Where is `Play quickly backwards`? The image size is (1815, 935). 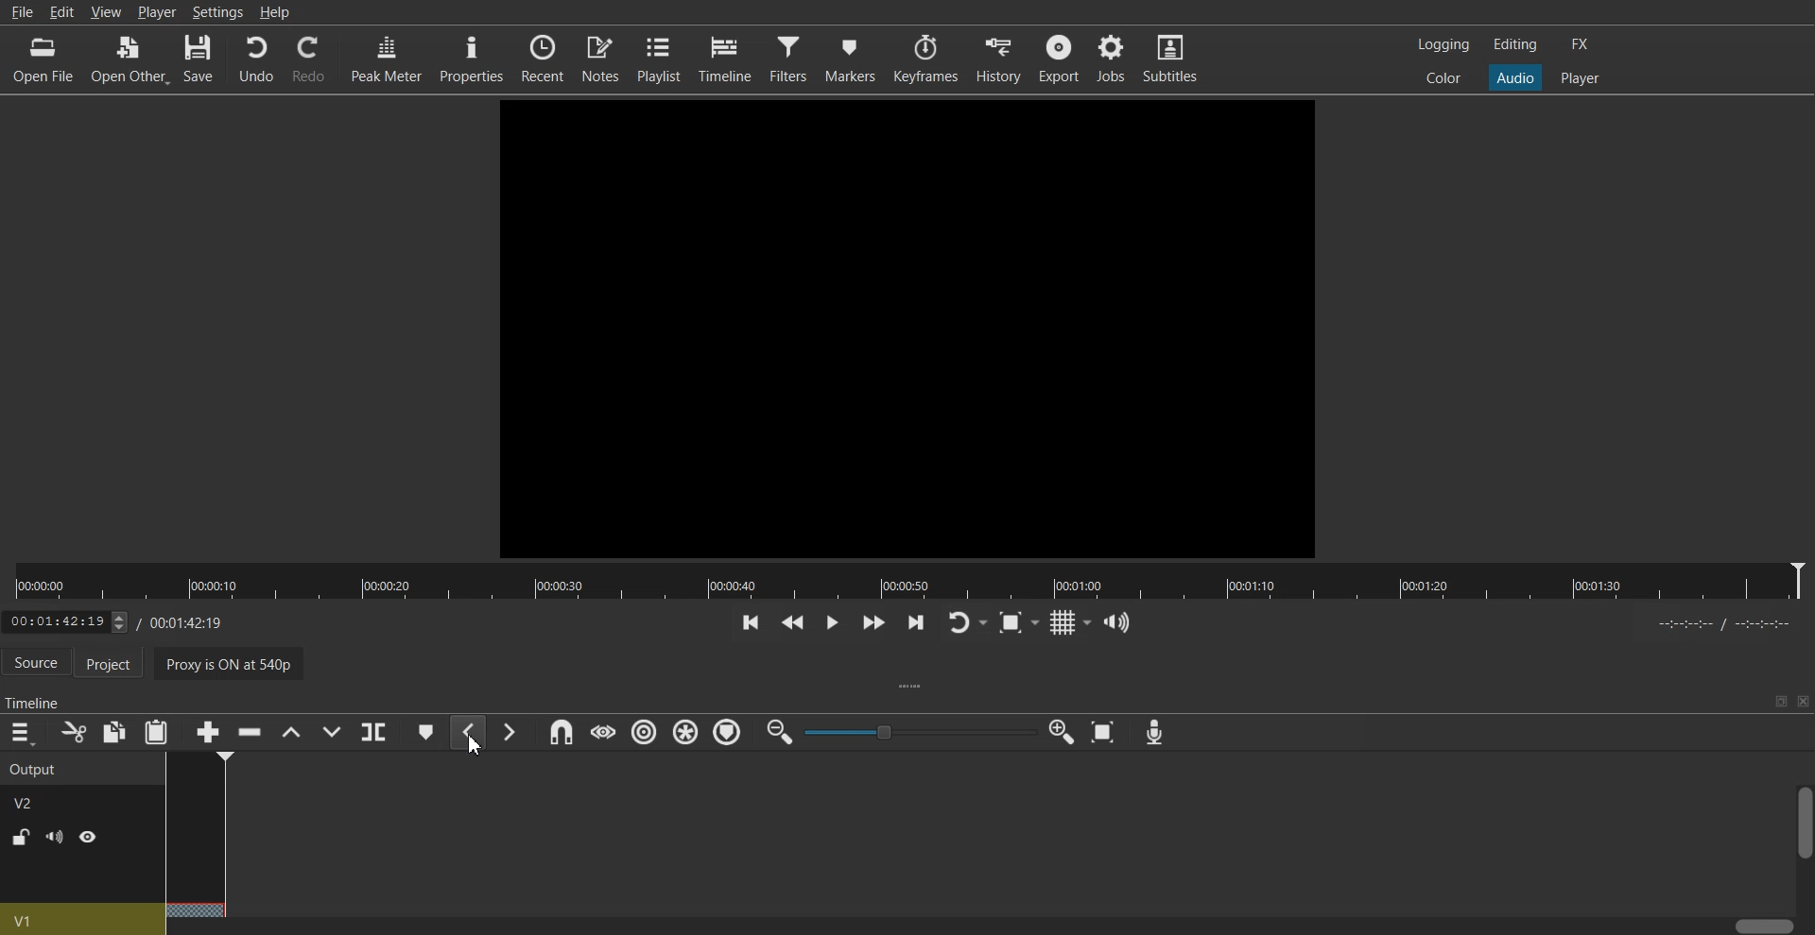 Play quickly backwards is located at coordinates (791, 621).